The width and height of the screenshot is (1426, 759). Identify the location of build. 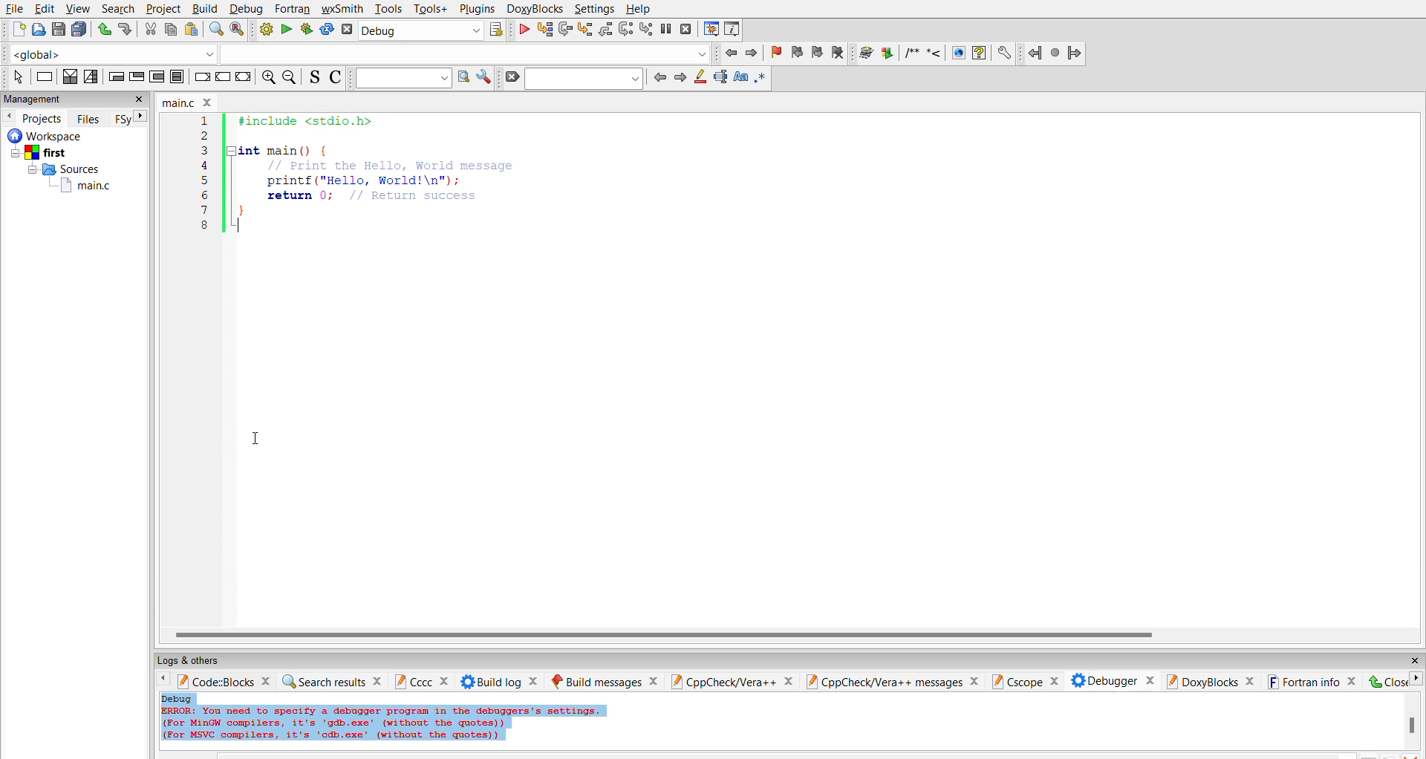
(204, 9).